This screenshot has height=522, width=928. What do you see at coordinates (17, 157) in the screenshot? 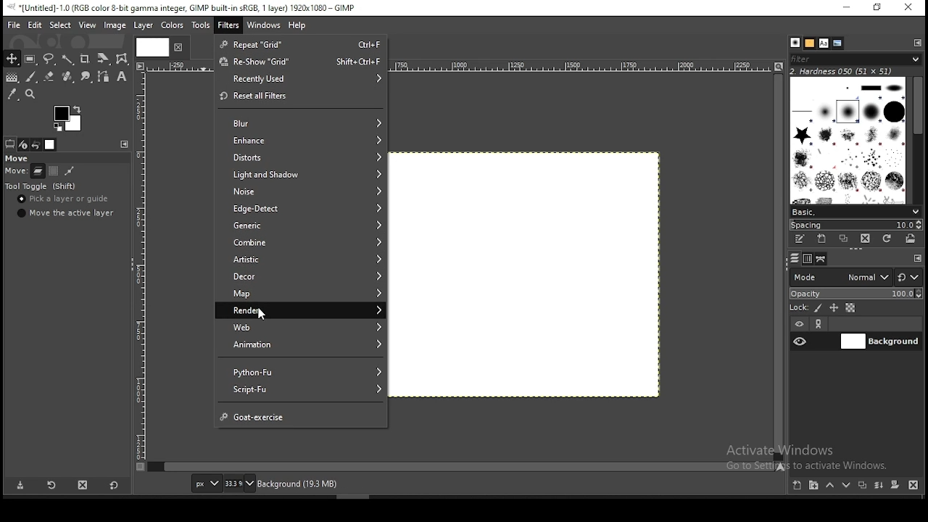
I see `move` at bounding box center [17, 157].